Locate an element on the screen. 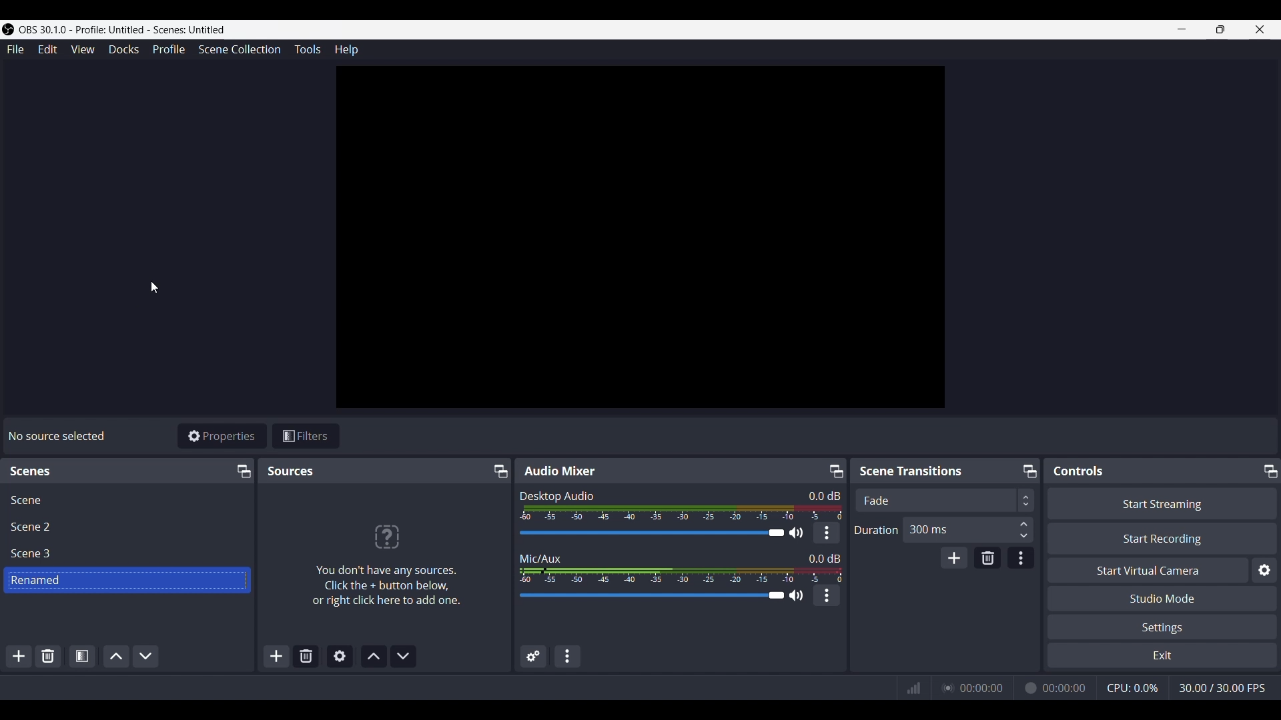  Fade is located at coordinates (877, 501).